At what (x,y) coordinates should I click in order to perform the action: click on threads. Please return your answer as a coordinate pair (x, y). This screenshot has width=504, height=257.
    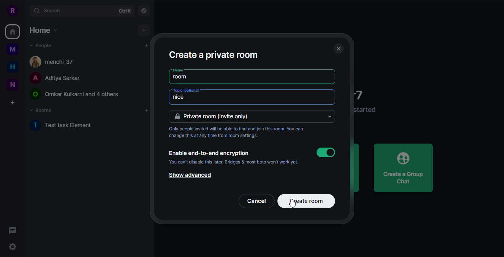
    Looking at the image, I should click on (14, 230).